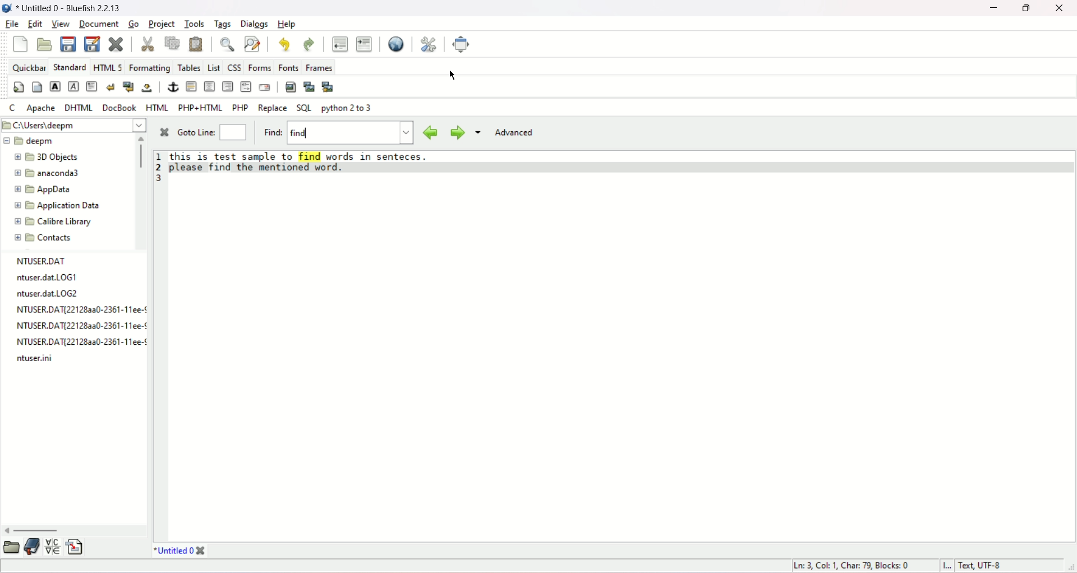  What do you see at coordinates (148, 89) in the screenshot?
I see `non-breaking space` at bounding box center [148, 89].